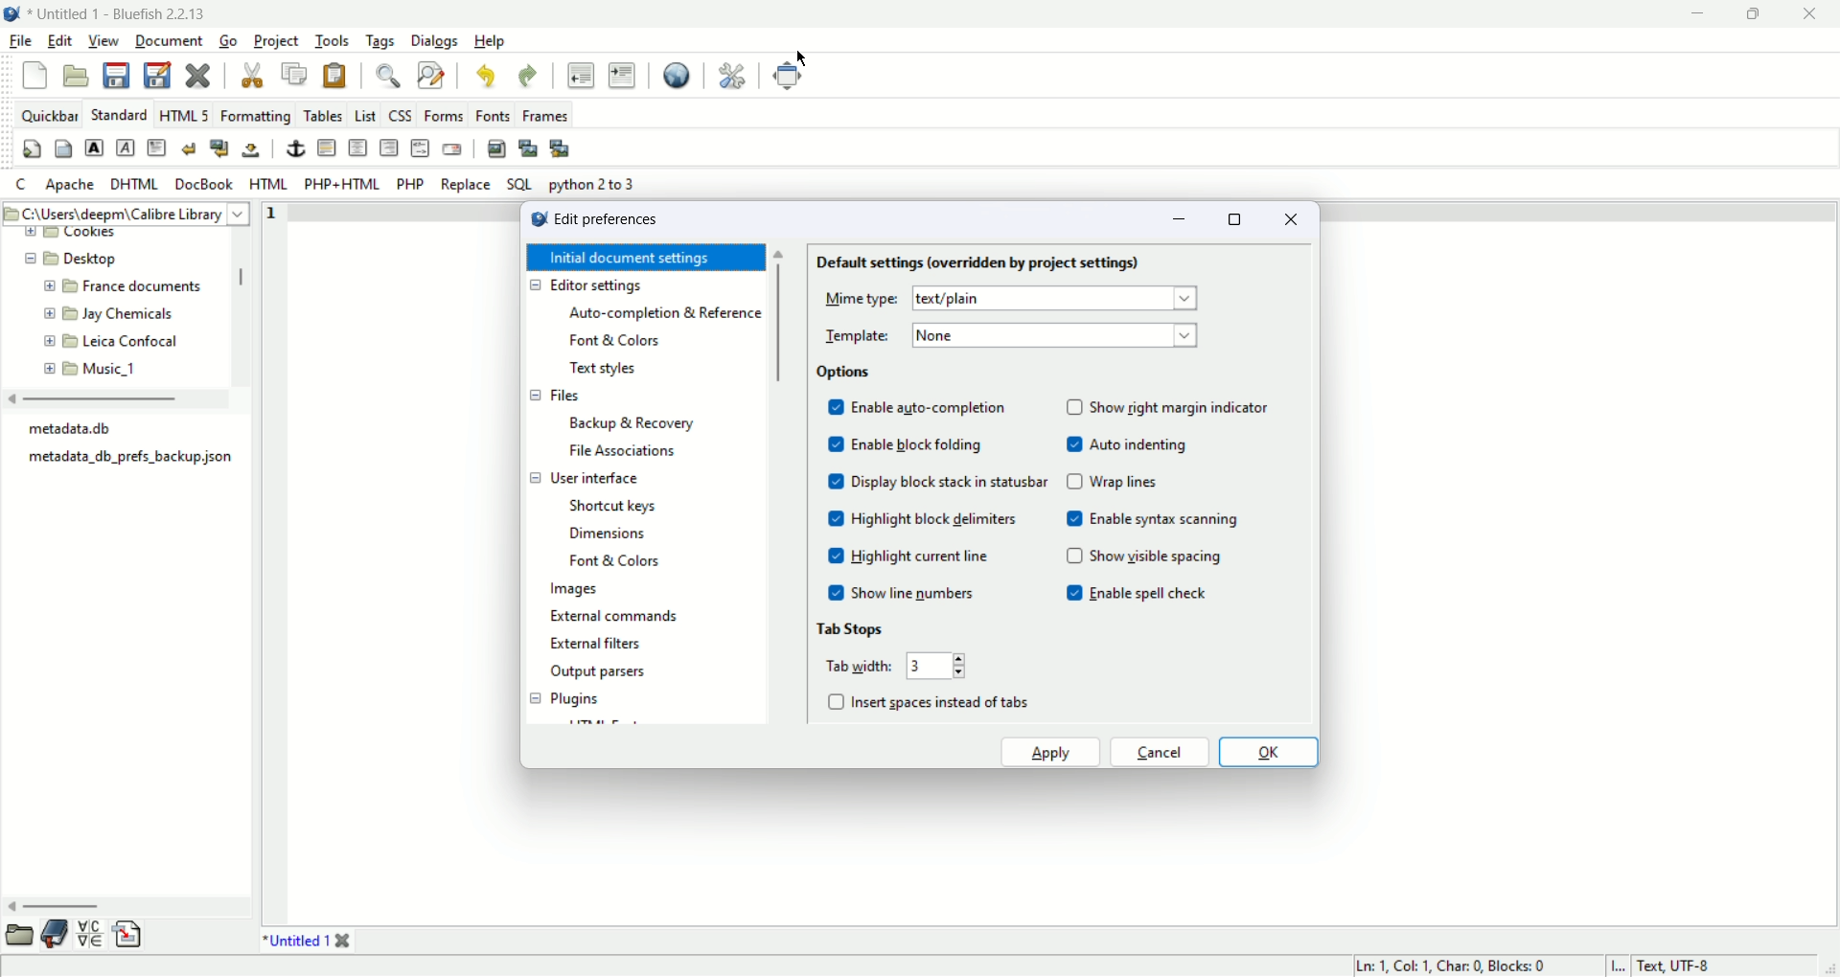 This screenshot has width=1840, height=977. Describe the element at coordinates (97, 258) in the screenshot. I see `Desktop` at that location.